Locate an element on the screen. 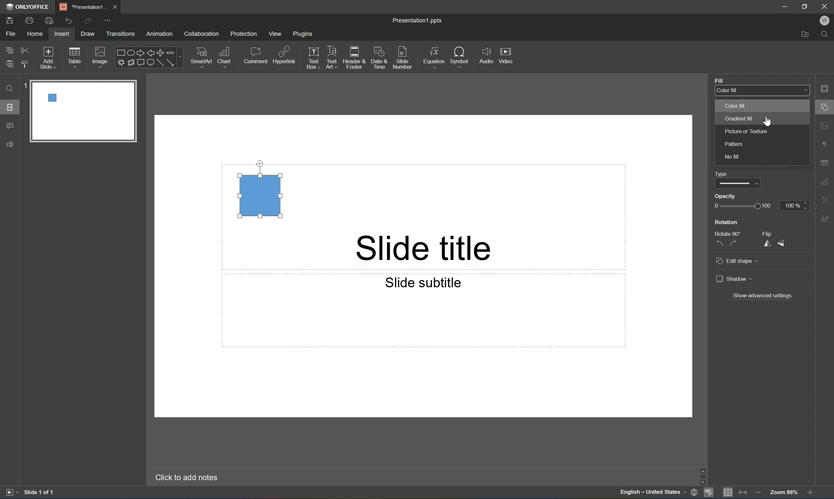 This screenshot has height=499, width=834. Find is located at coordinates (9, 89).